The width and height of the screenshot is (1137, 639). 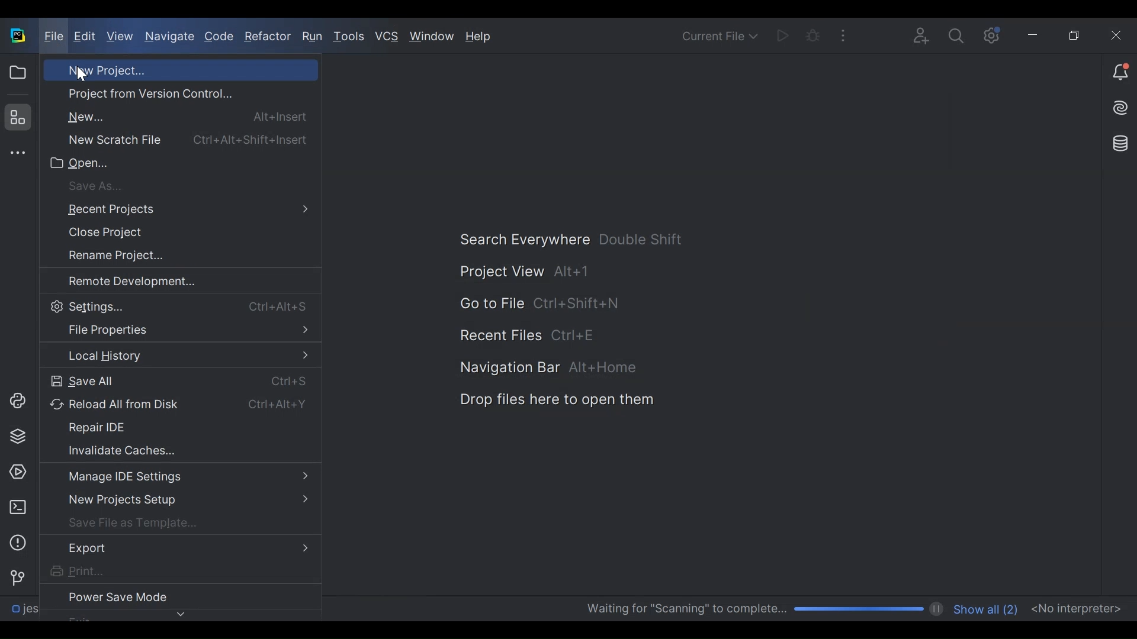 I want to click on Repair IDE, so click(x=165, y=427).